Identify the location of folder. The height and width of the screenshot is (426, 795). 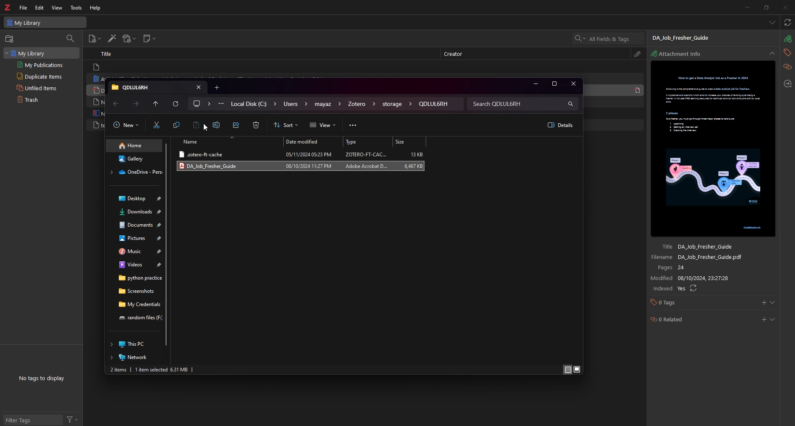
(294, 105).